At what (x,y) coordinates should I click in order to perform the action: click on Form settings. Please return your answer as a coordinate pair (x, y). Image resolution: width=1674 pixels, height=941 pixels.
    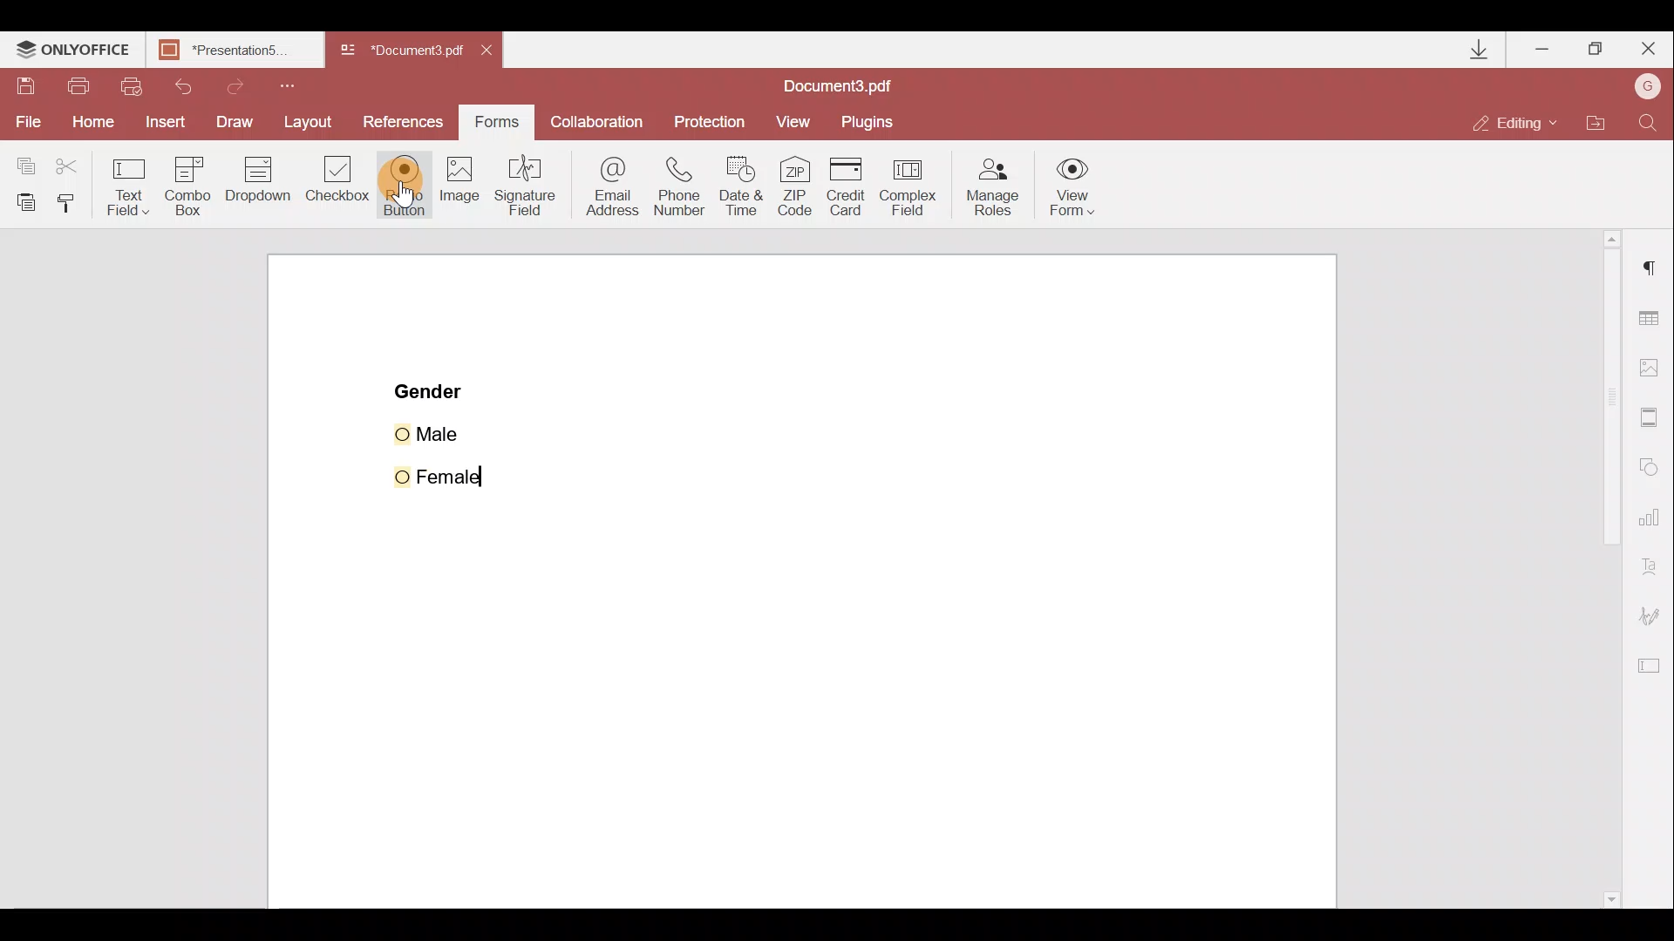
    Looking at the image, I should click on (1653, 670).